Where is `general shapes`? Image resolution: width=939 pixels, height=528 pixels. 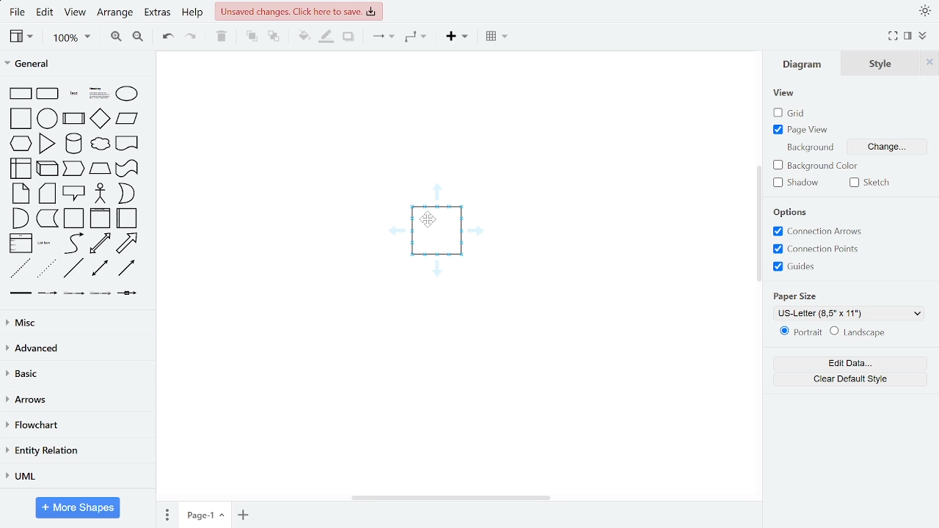
general shapes is located at coordinates (100, 243).